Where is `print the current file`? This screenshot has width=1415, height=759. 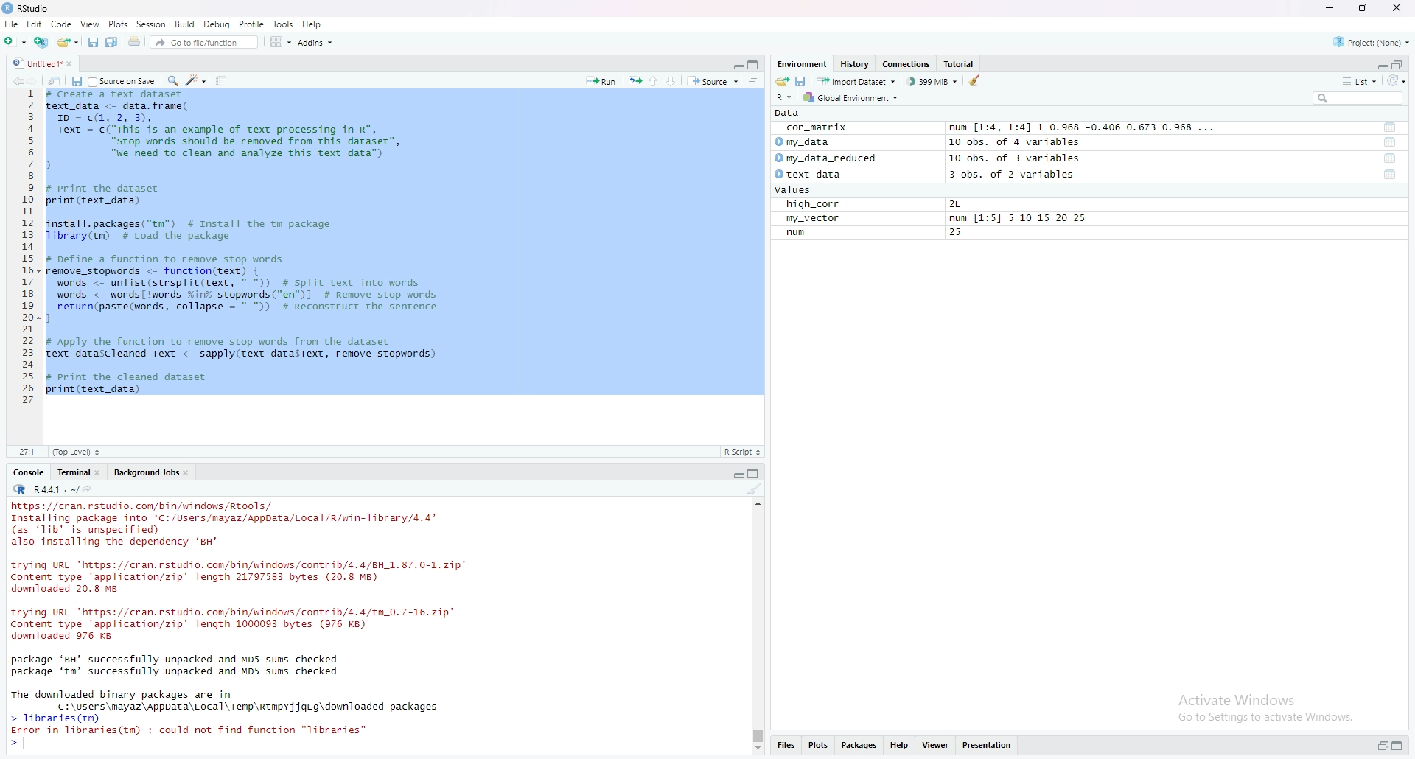 print the current file is located at coordinates (136, 44).